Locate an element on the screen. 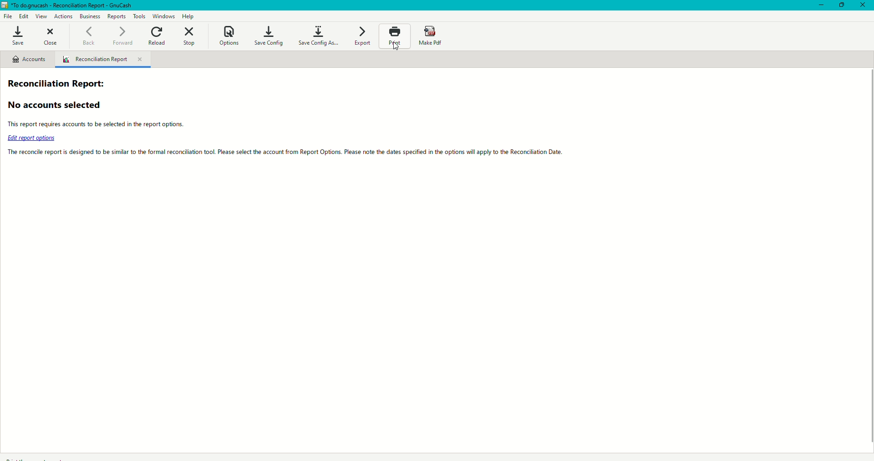 This screenshot has height=461, width=874. The reconcile report is designed to be similar to the formal reconciliation tool. Please select the account from report Options.Please note the dates specified in the options will apply to the reconciliation data is located at coordinates (287, 153).